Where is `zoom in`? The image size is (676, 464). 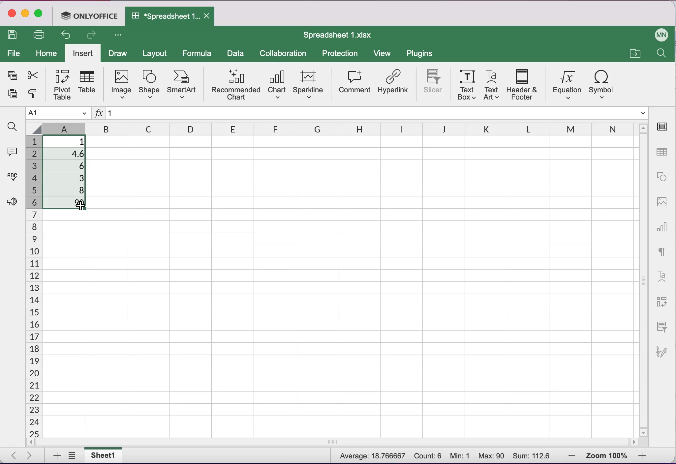 zoom in is located at coordinates (643, 456).